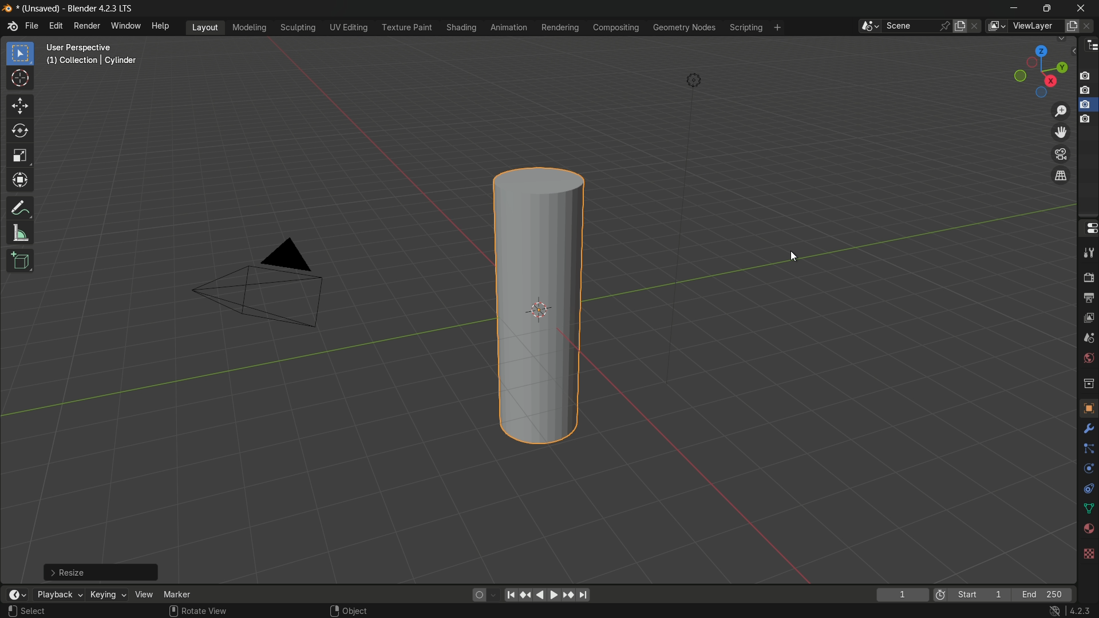  I want to click on sculpting, so click(298, 27).